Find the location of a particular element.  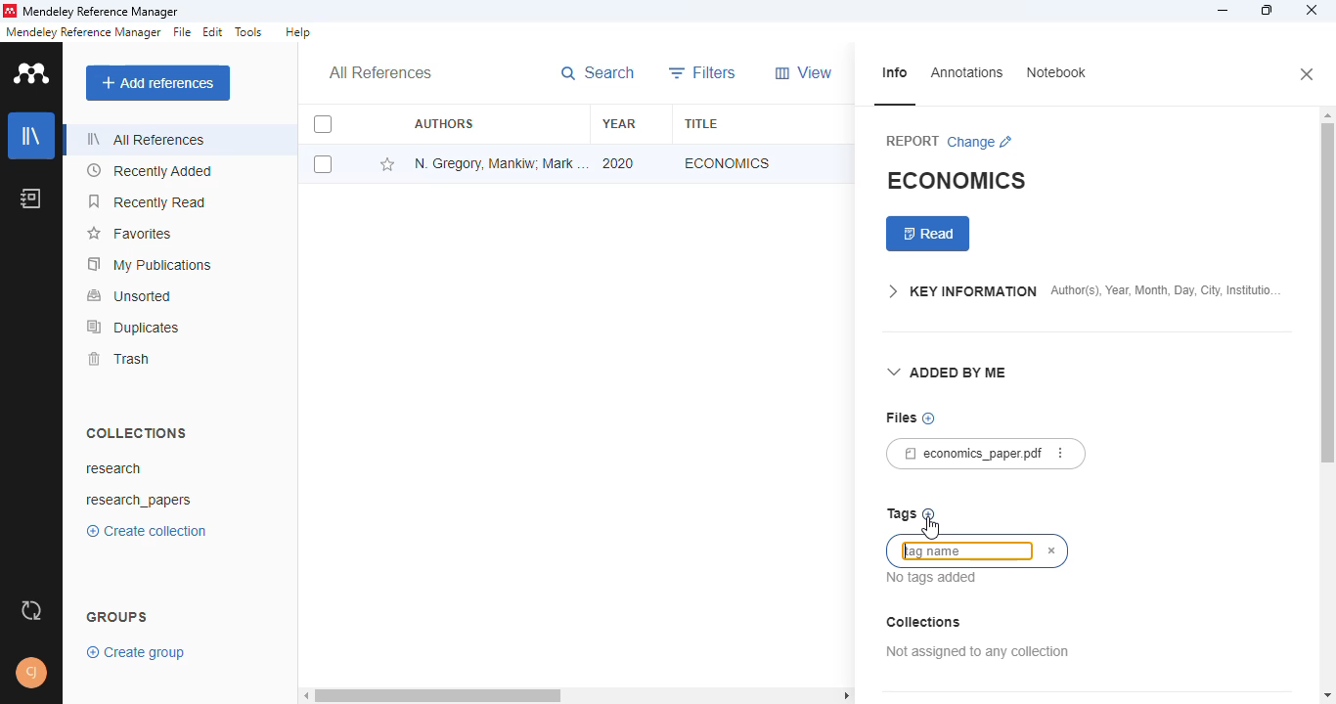

collections is located at coordinates (137, 434).